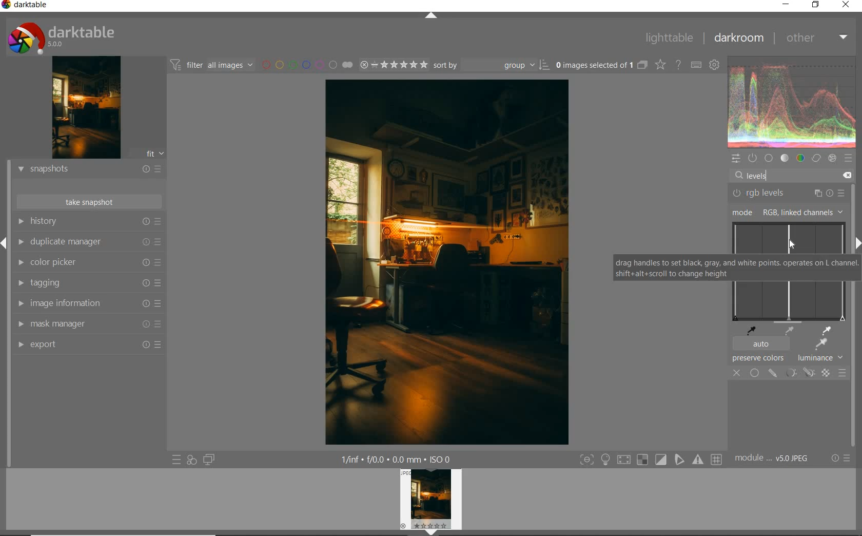 This screenshot has height=536, width=862. I want to click on pick white point with image, so click(829, 330).